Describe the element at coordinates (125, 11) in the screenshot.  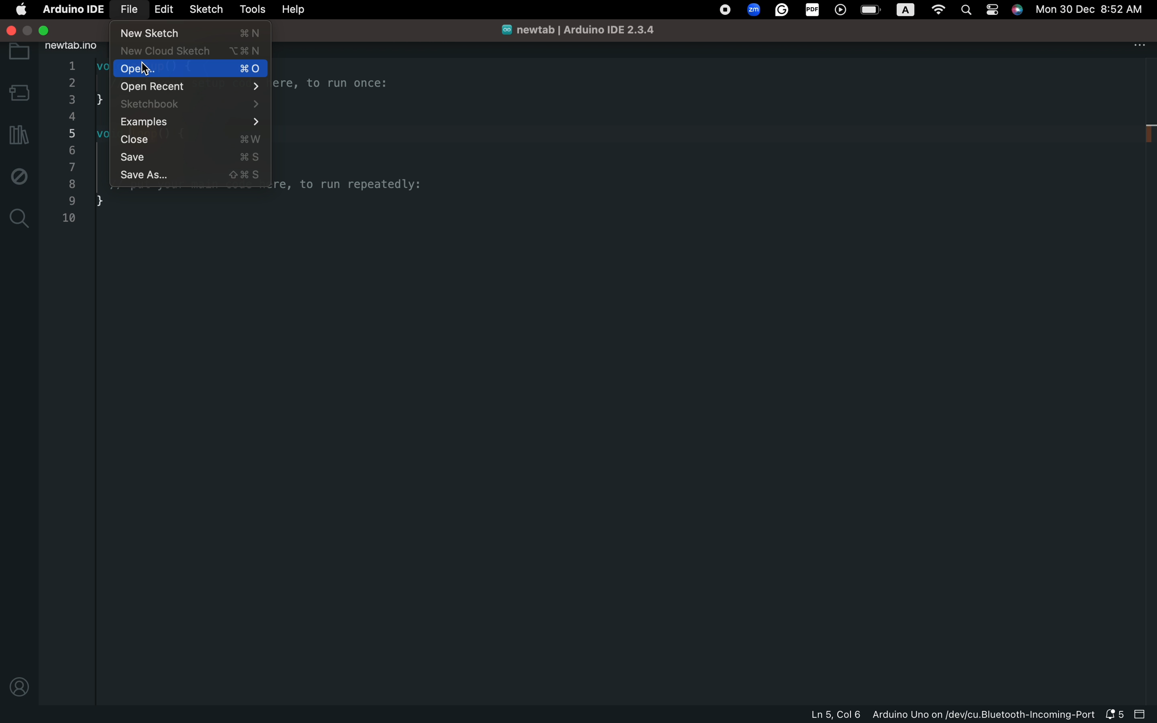
I see `file` at that location.